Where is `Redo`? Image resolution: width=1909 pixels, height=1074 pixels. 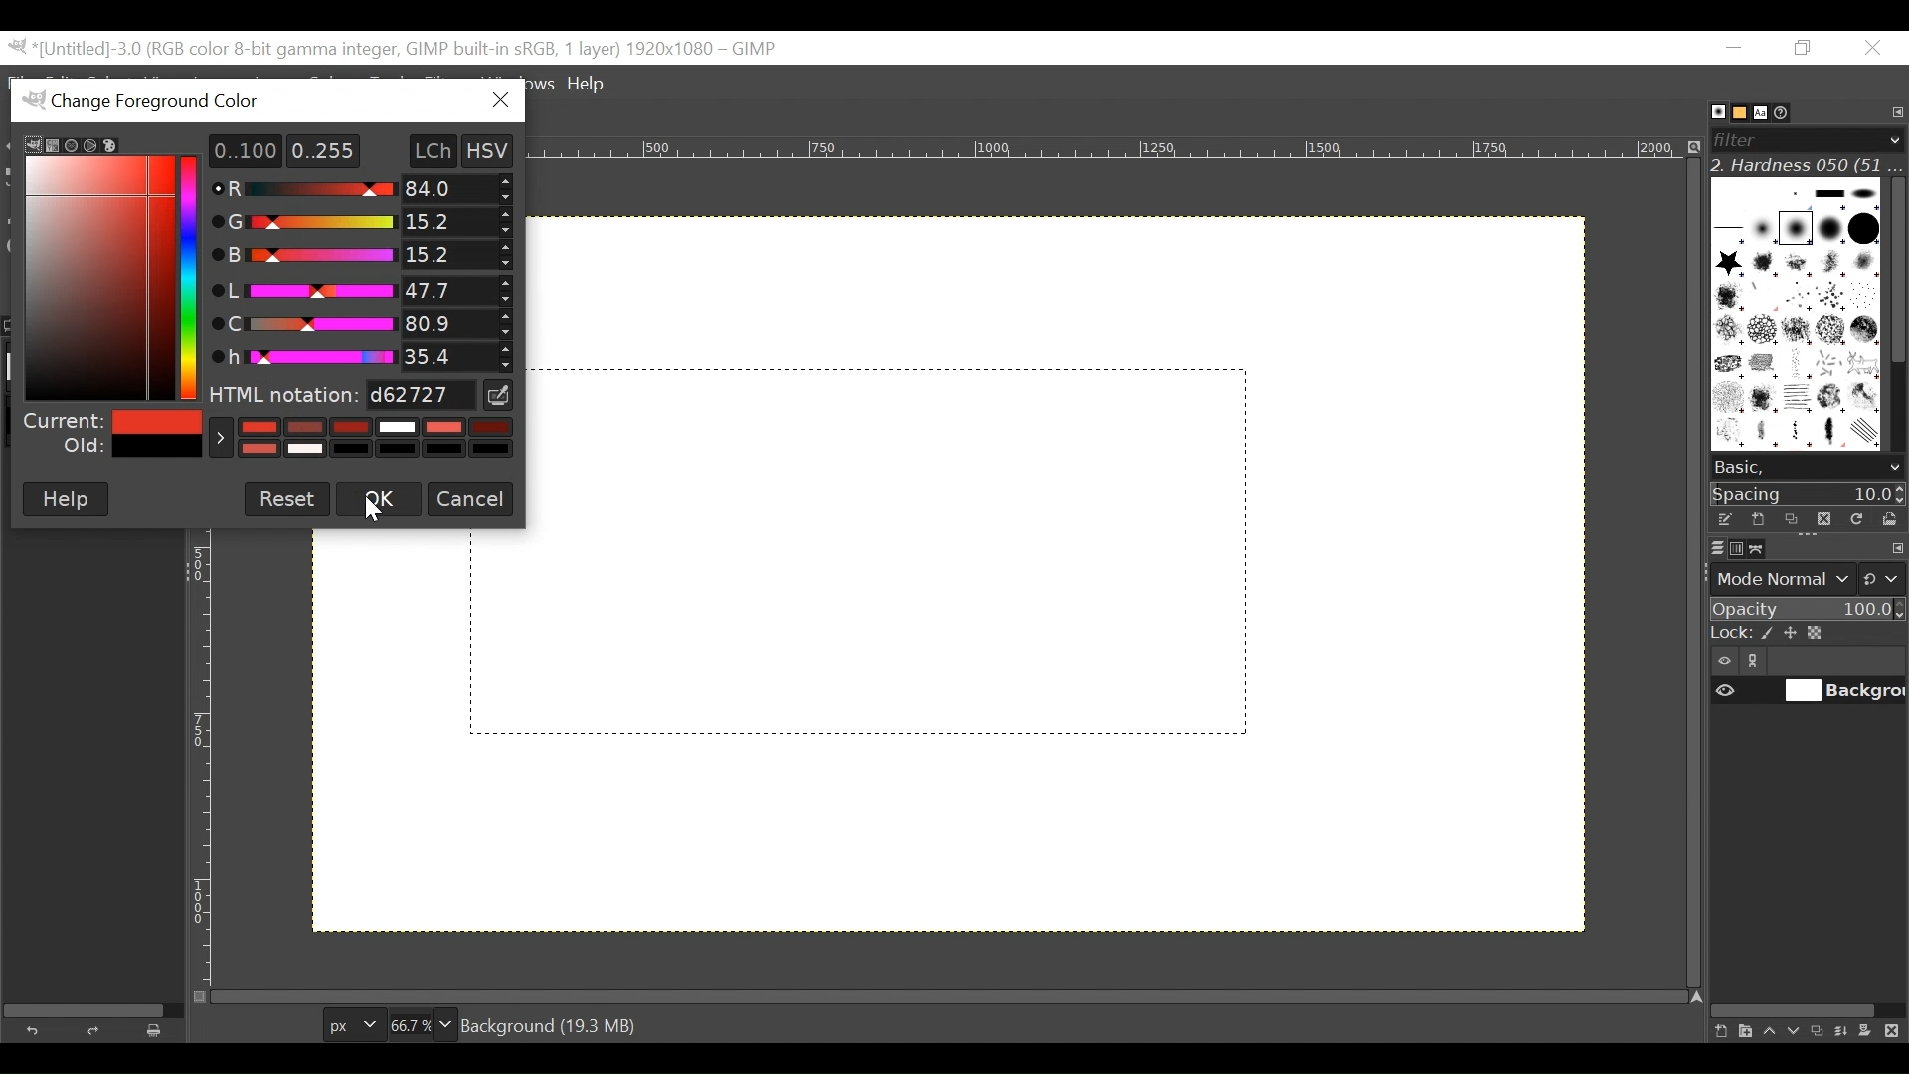
Redo is located at coordinates (97, 1030).